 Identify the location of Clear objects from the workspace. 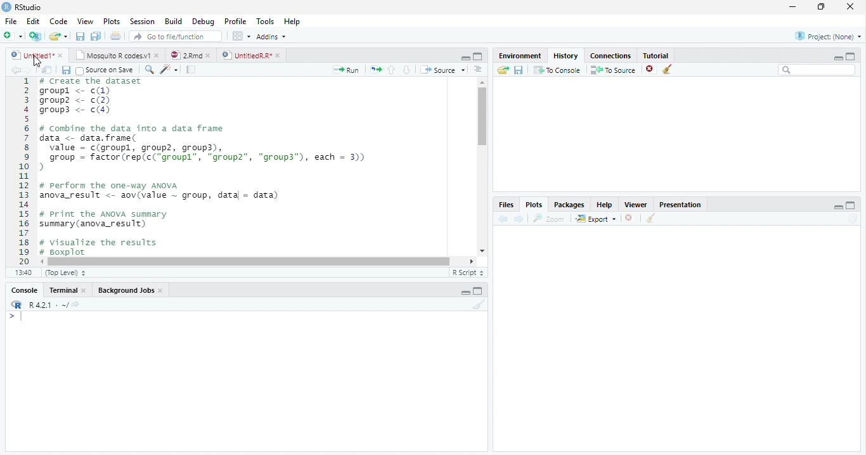
(666, 67).